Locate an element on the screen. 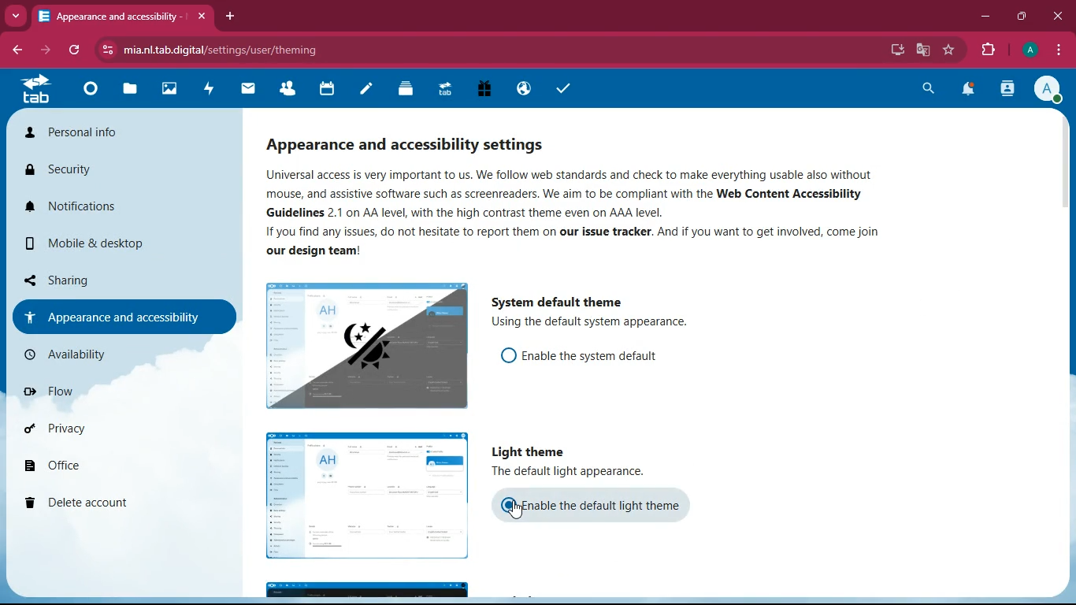 The height and width of the screenshot is (605, 1076). close tab is located at coordinates (204, 17).